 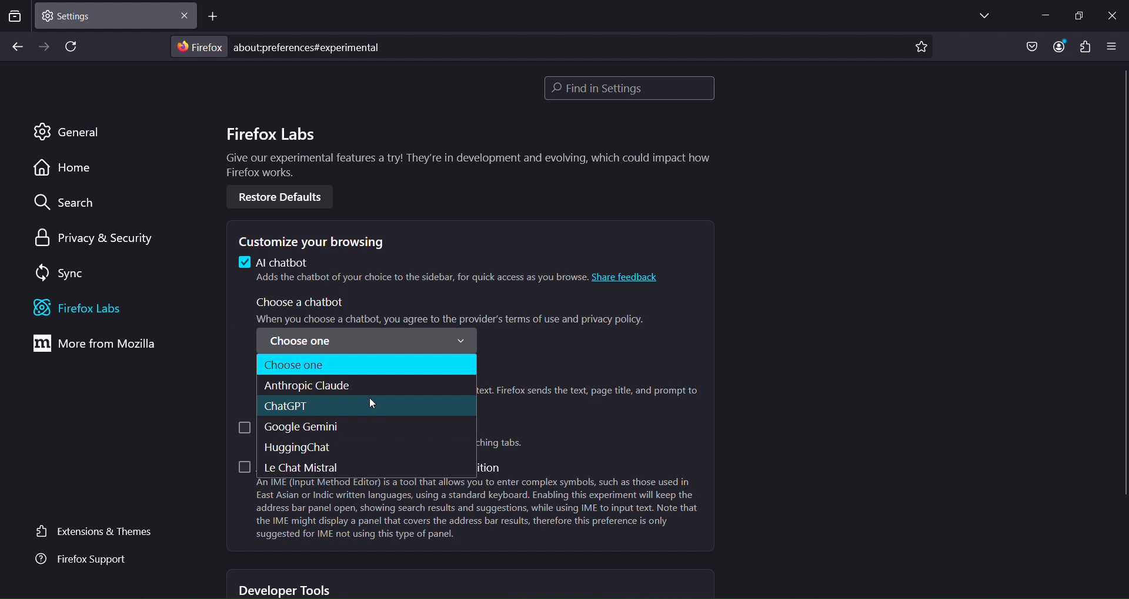 What do you see at coordinates (476, 149) in the screenshot?
I see `Firefox Labs
Give our experimental features a try! They're in development and evolving, which could impact how
Firefox works.` at bounding box center [476, 149].